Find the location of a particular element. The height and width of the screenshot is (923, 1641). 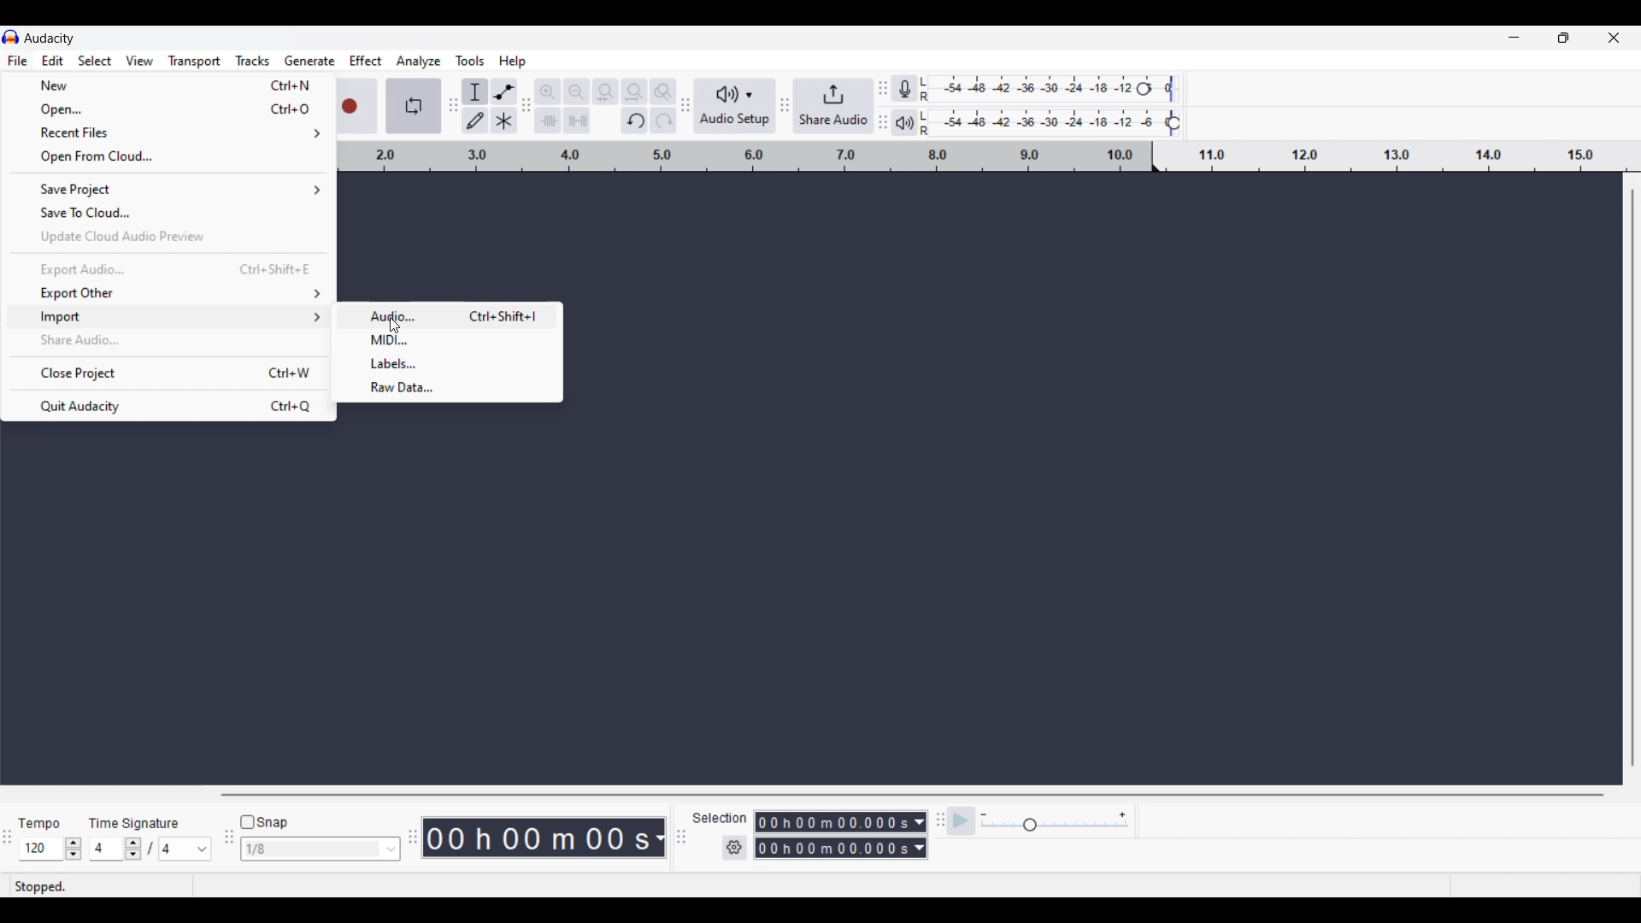

Audio setup is located at coordinates (732, 106).